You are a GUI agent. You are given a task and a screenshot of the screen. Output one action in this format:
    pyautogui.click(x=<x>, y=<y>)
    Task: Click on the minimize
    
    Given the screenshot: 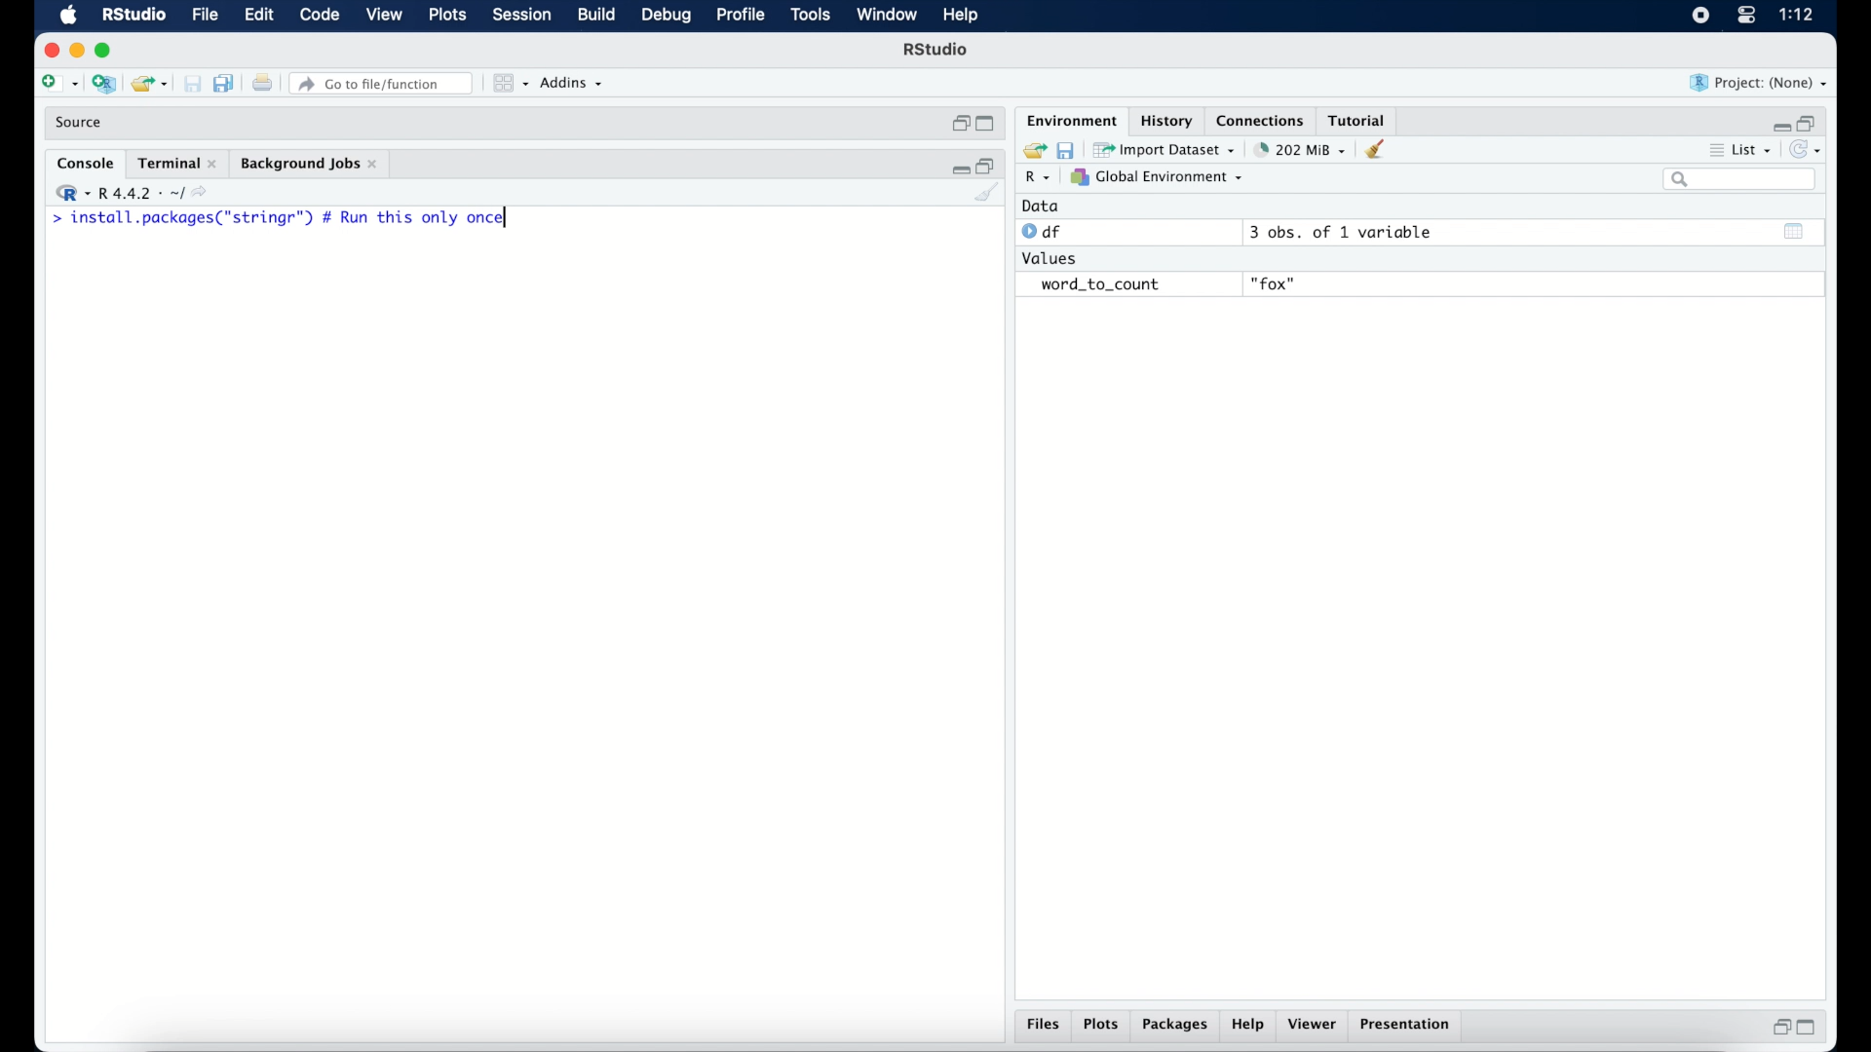 What is the action you would take?
    pyautogui.click(x=1778, y=126)
    